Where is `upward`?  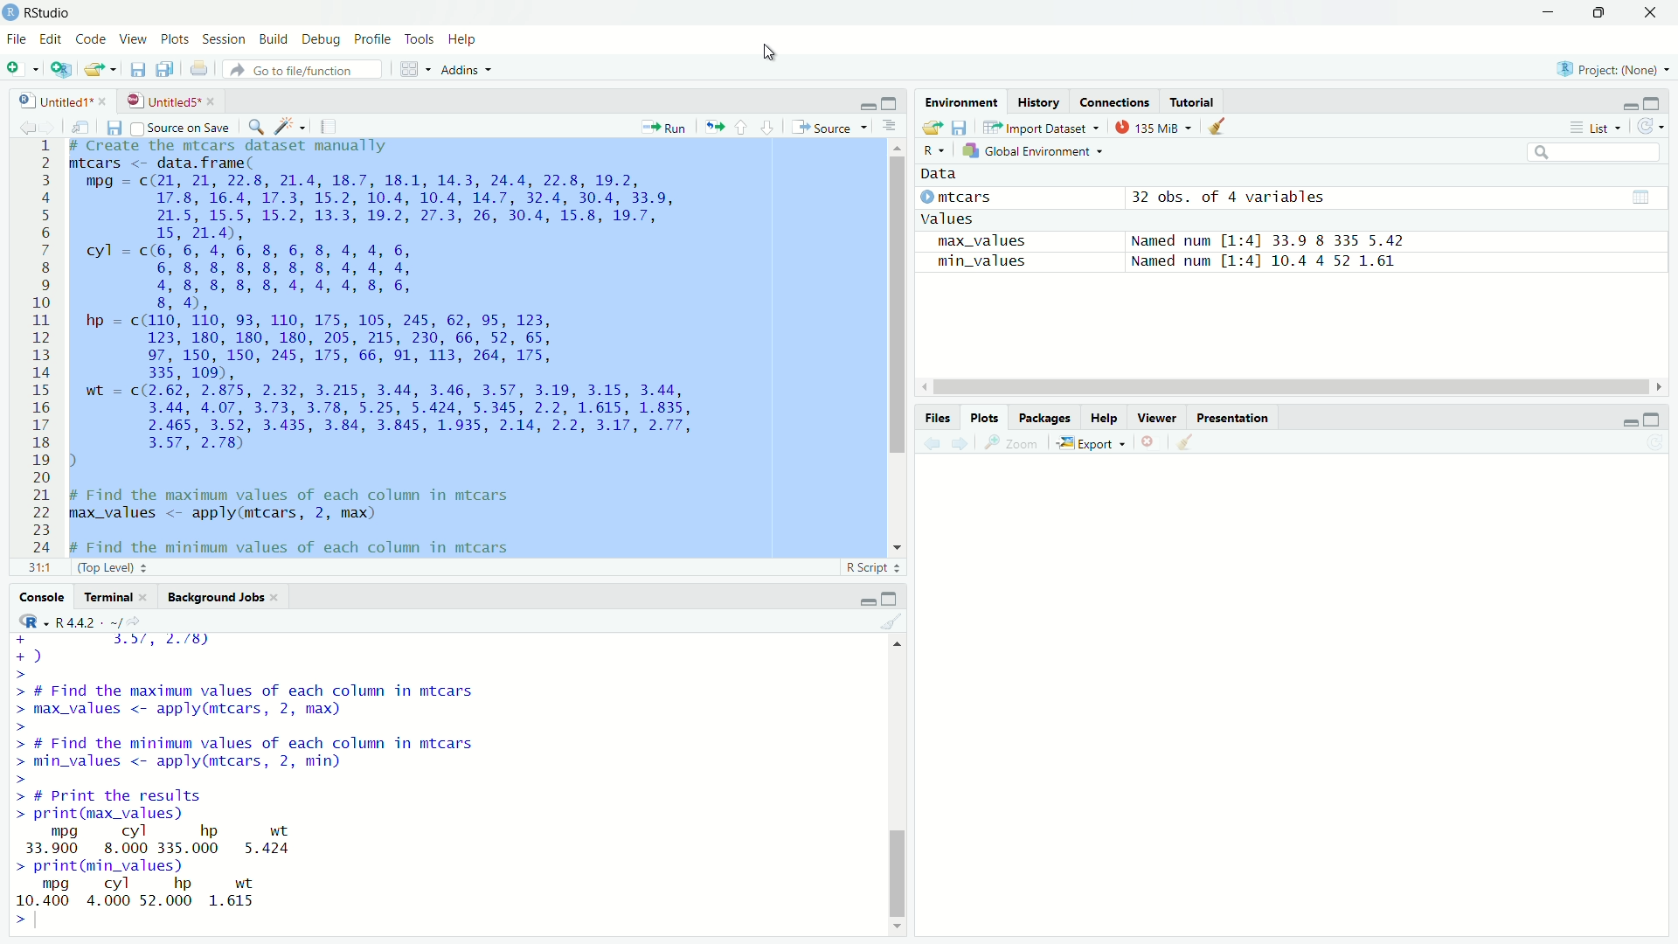 upward is located at coordinates (746, 128).